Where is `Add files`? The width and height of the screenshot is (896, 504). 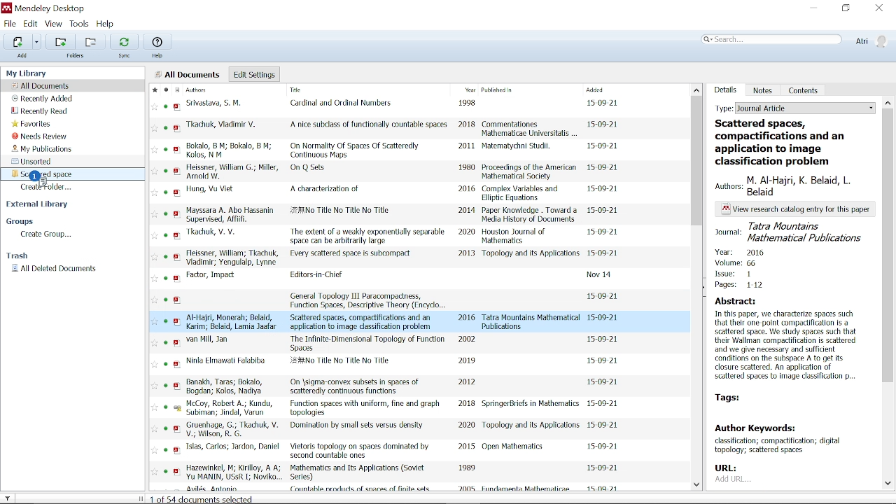 Add files is located at coordinates (17, 41).